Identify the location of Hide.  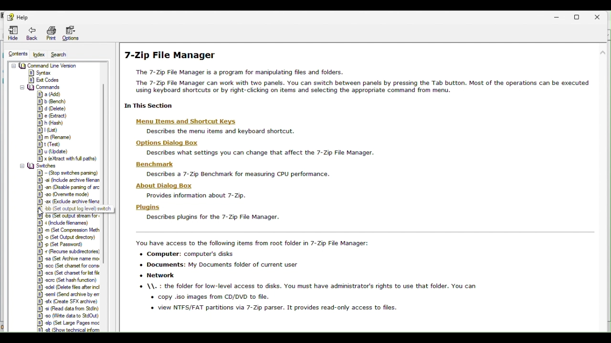
(11, 33).